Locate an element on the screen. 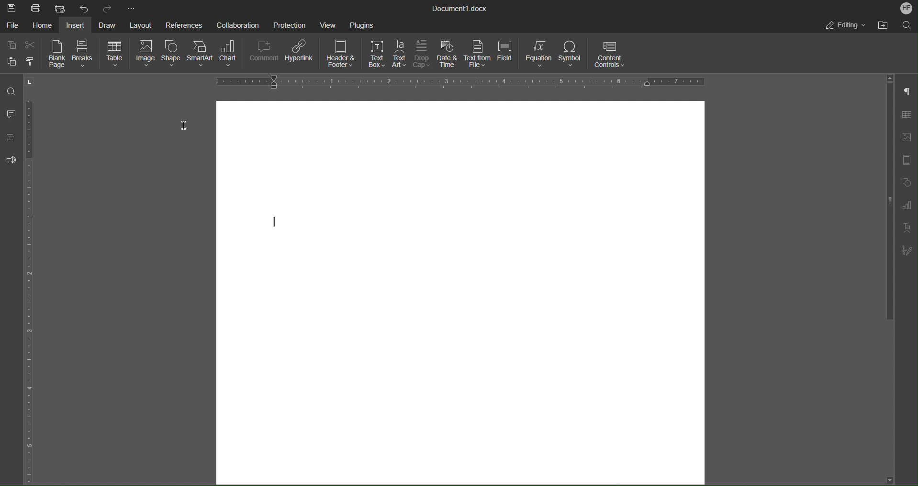 The image size is (918, 486). Print  is located at coordinates (36, 7).